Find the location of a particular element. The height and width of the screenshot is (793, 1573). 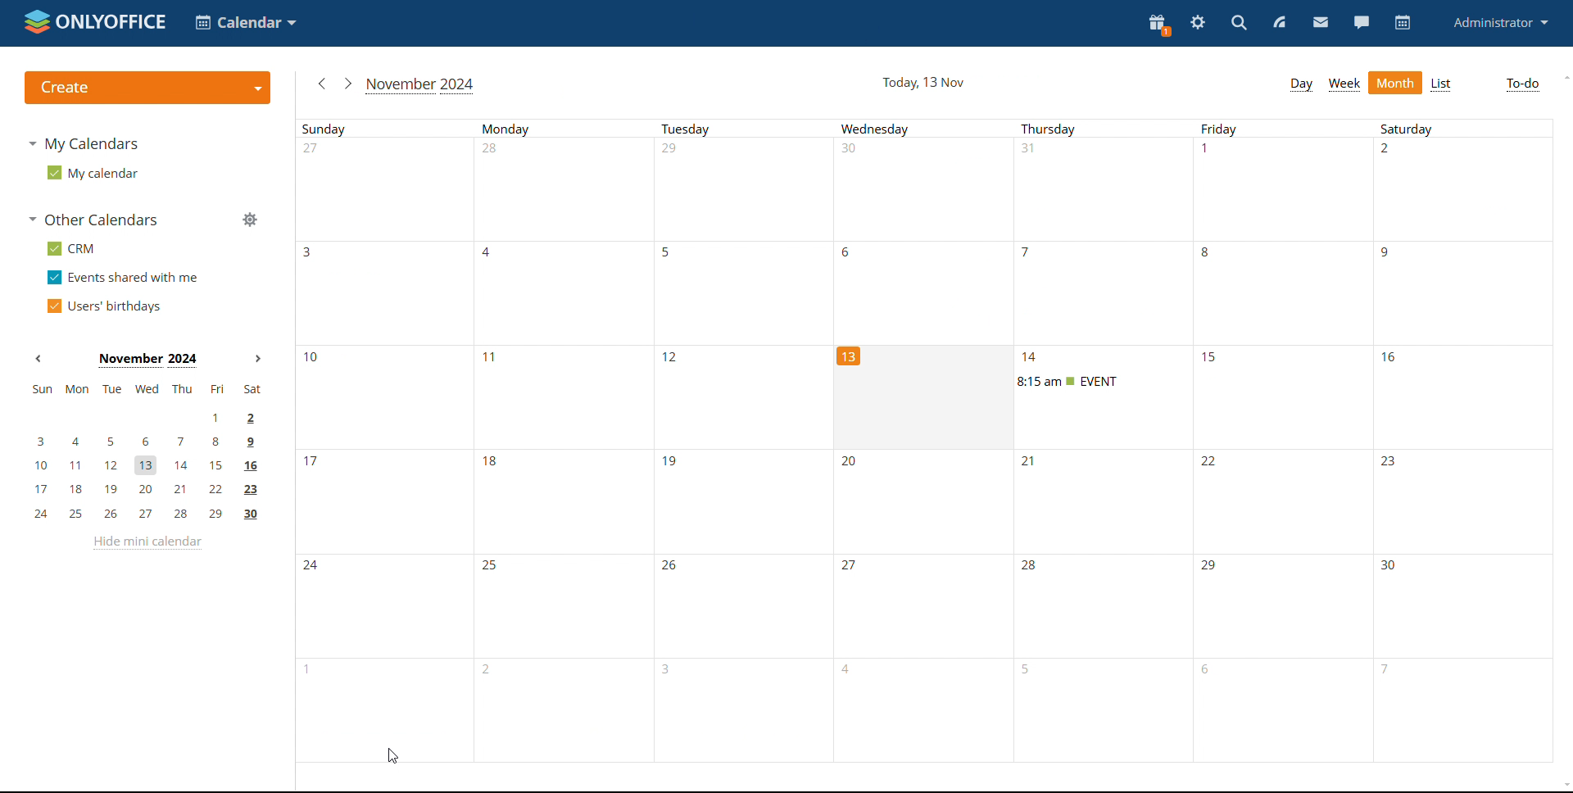

create is located at coordinates (147, 89).